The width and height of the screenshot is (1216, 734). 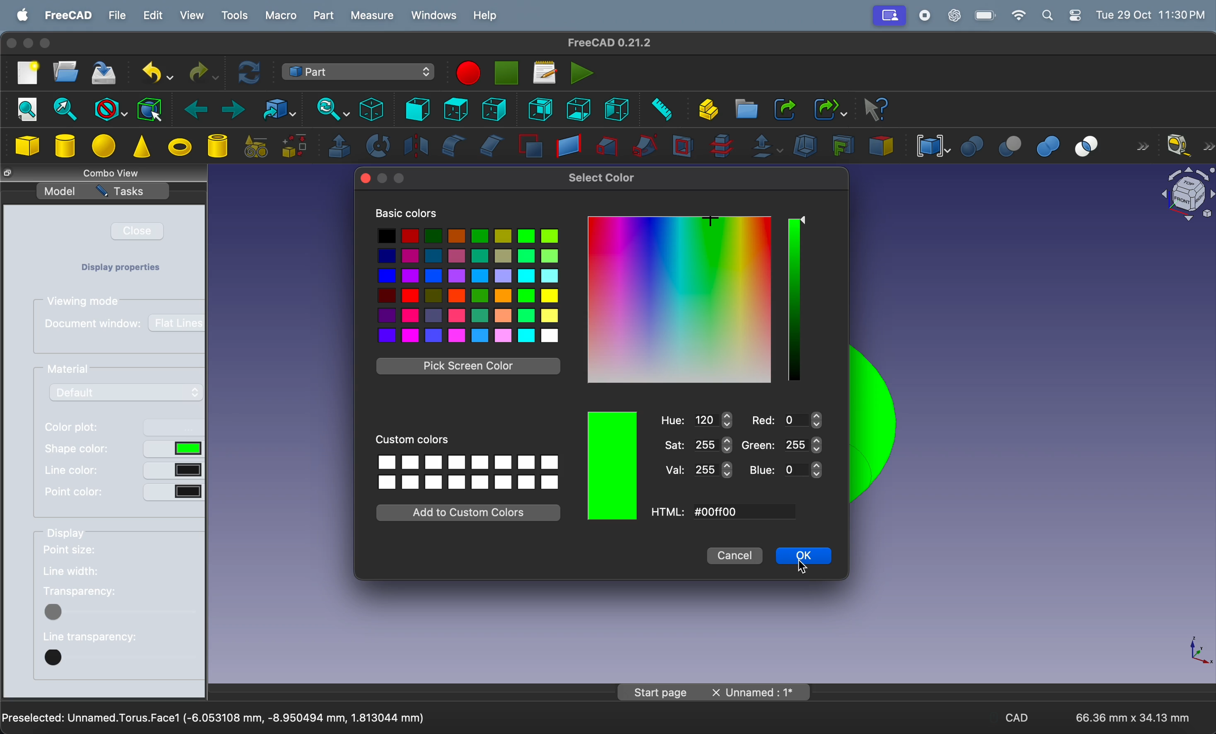 I want to click on minimize, so click(x=382, y=178).